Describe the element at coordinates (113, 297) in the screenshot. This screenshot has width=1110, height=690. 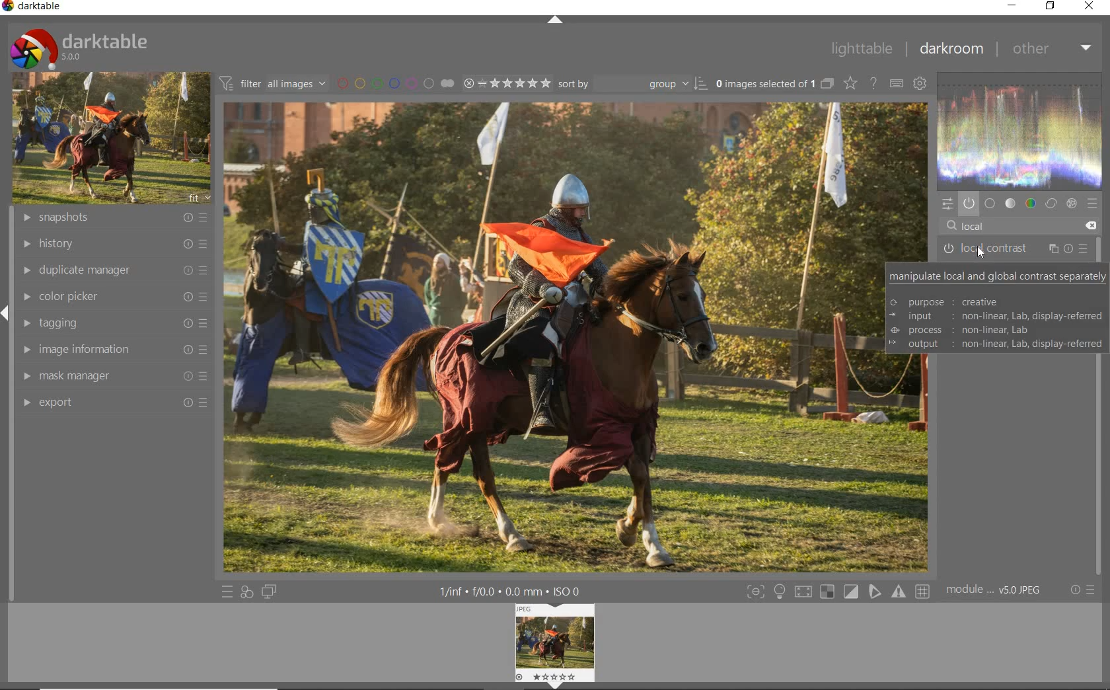
I see `color picker` at that location.